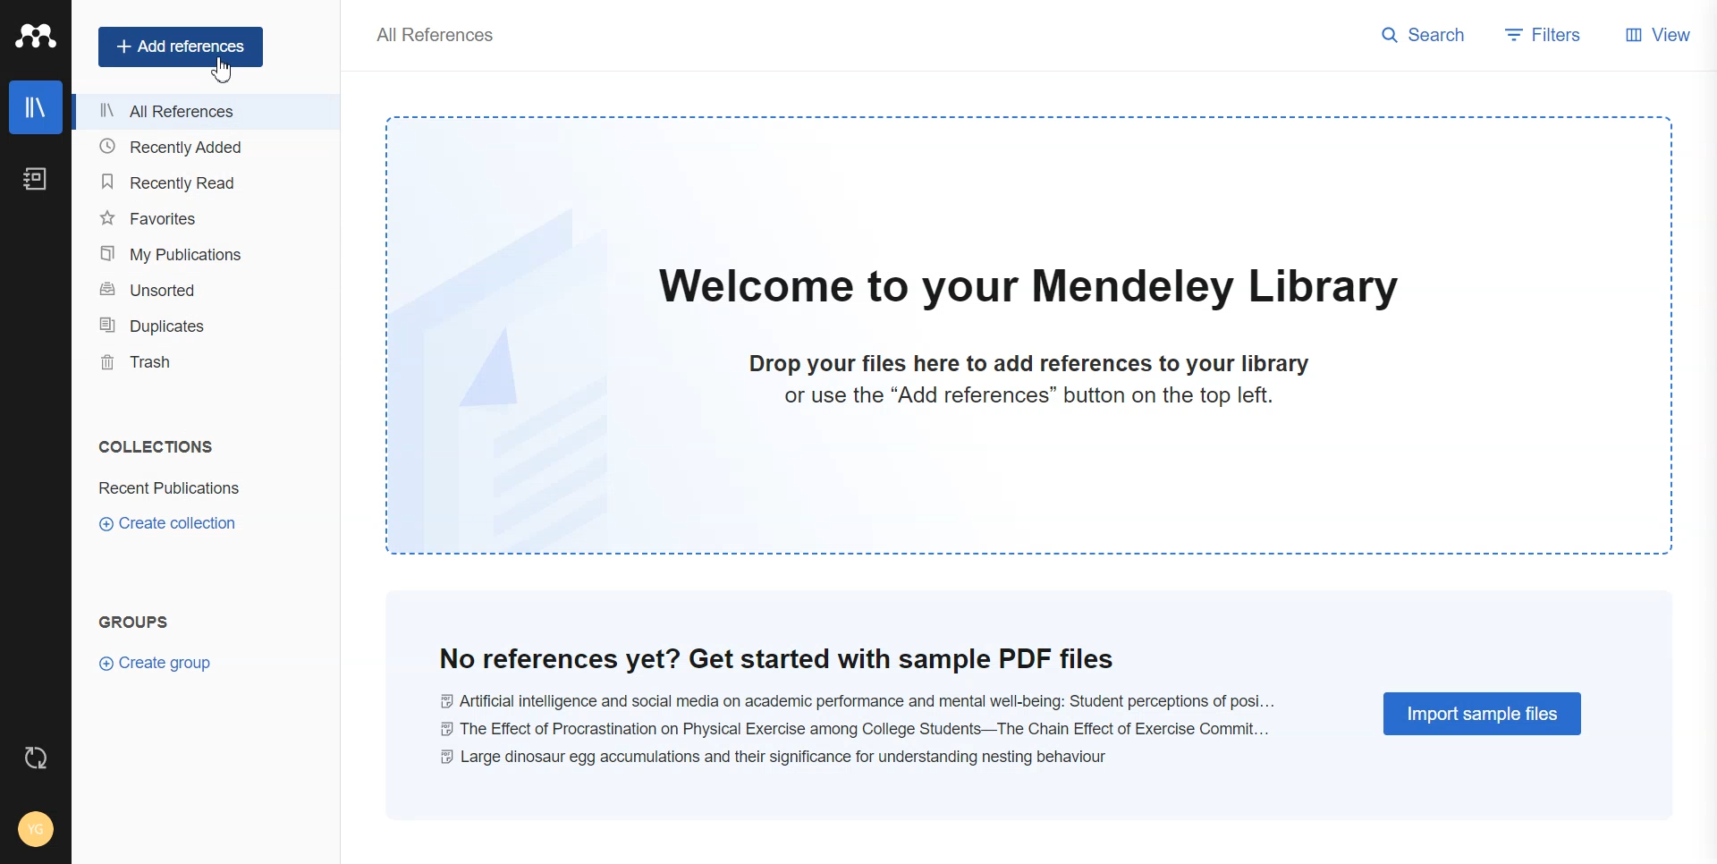 This screenshot has height=864, width=1717. Describe the element at coordinates (37, 37) in the screenshot. I see `Logo` at that location.